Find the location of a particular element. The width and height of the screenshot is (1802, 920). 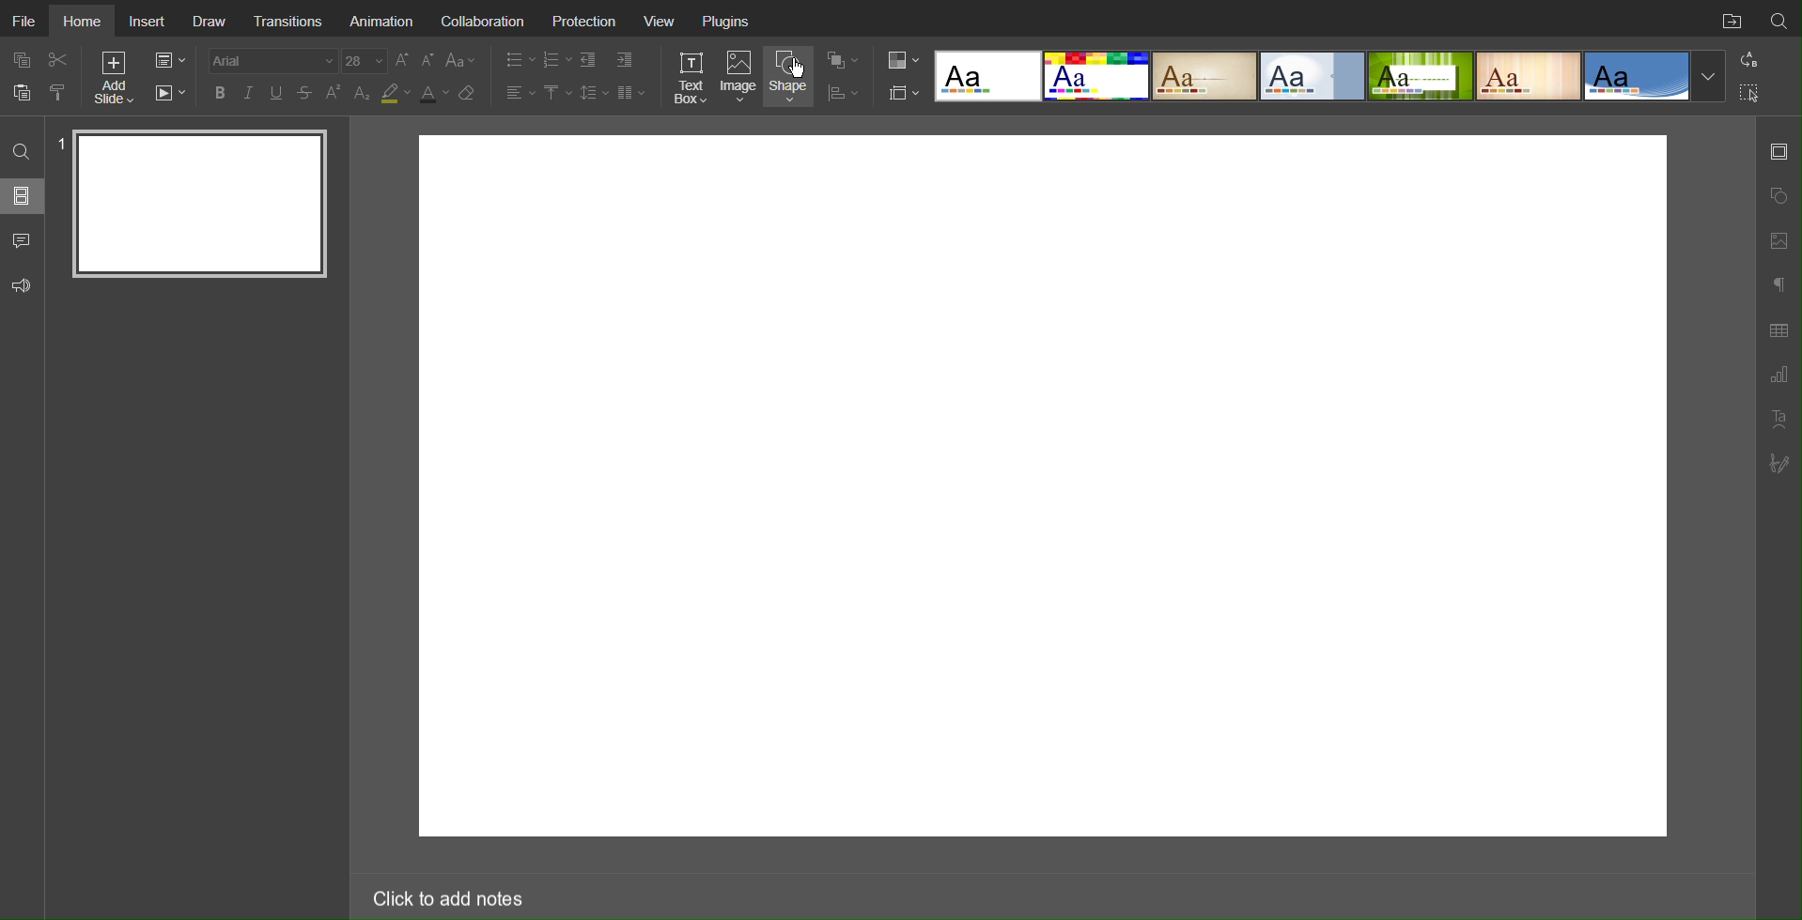

Collaboration is located at coordinates (481, 19).